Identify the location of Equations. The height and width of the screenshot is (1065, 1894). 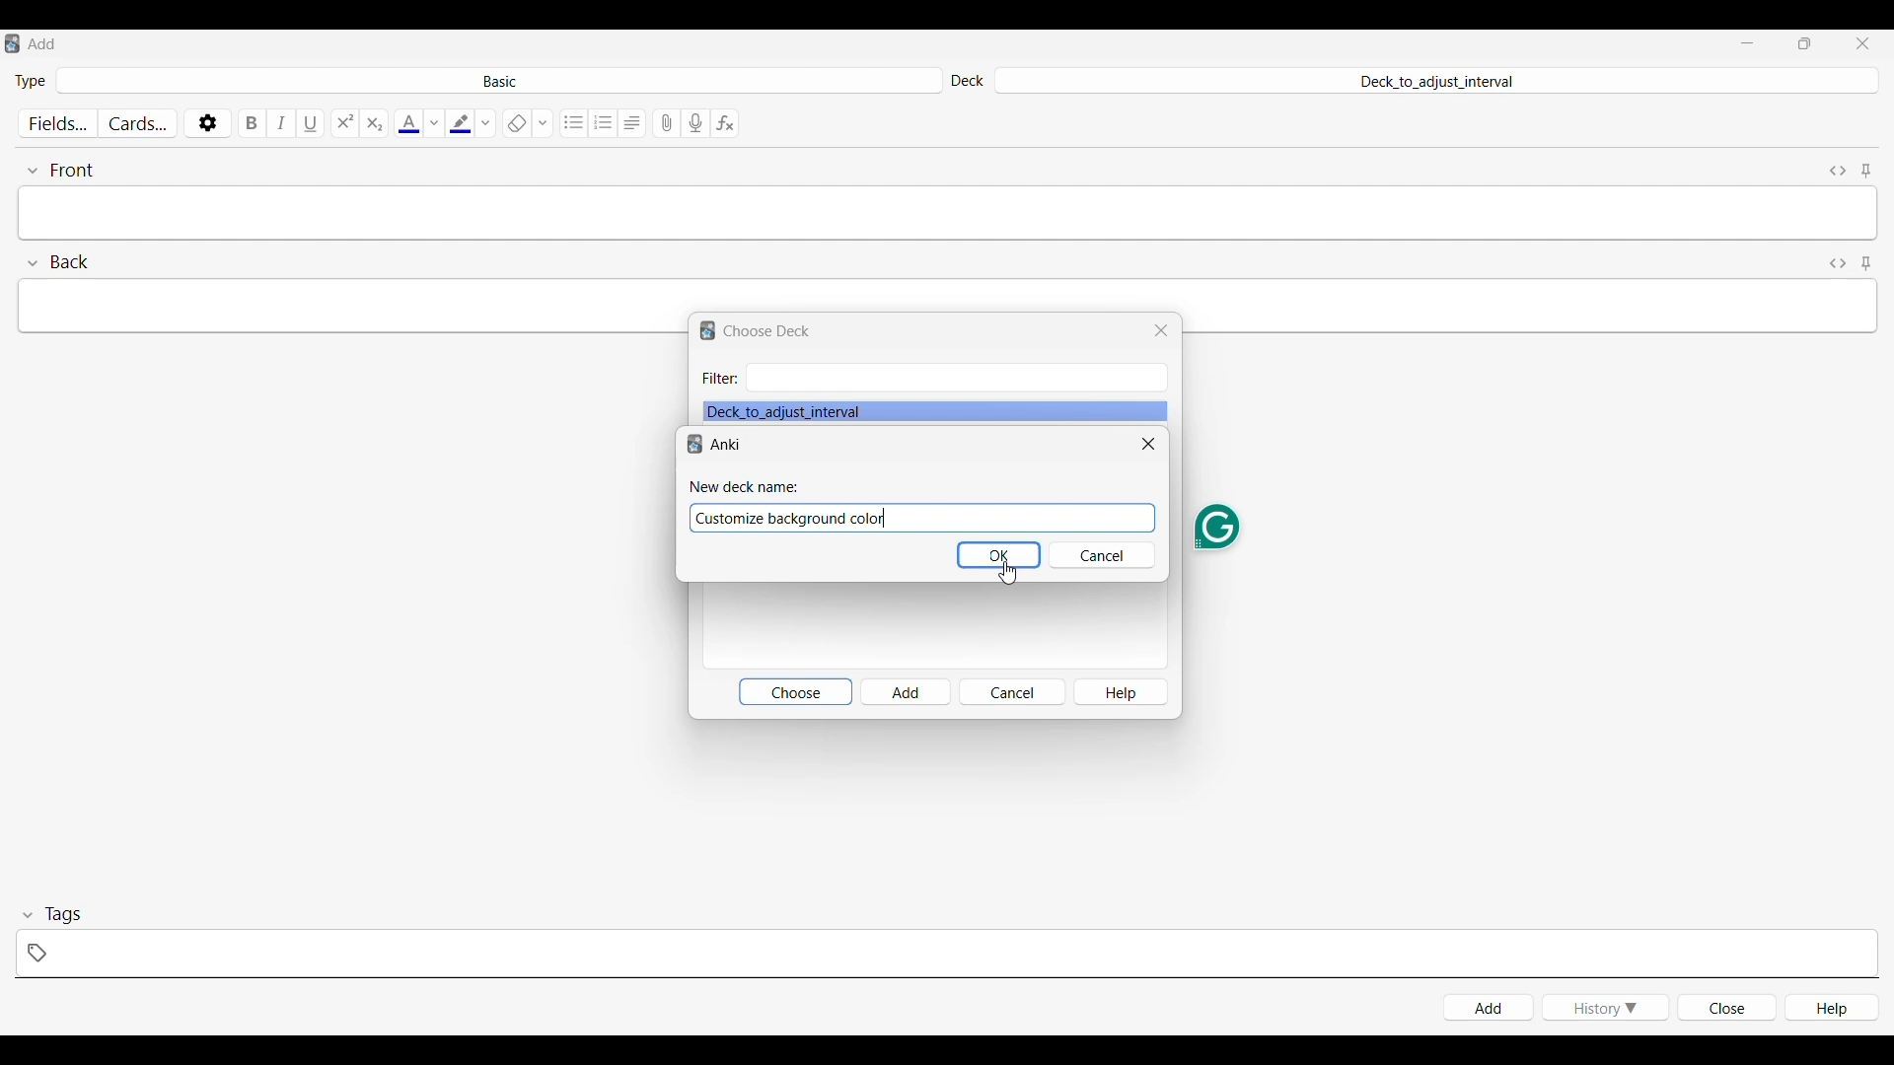
(725, 123).